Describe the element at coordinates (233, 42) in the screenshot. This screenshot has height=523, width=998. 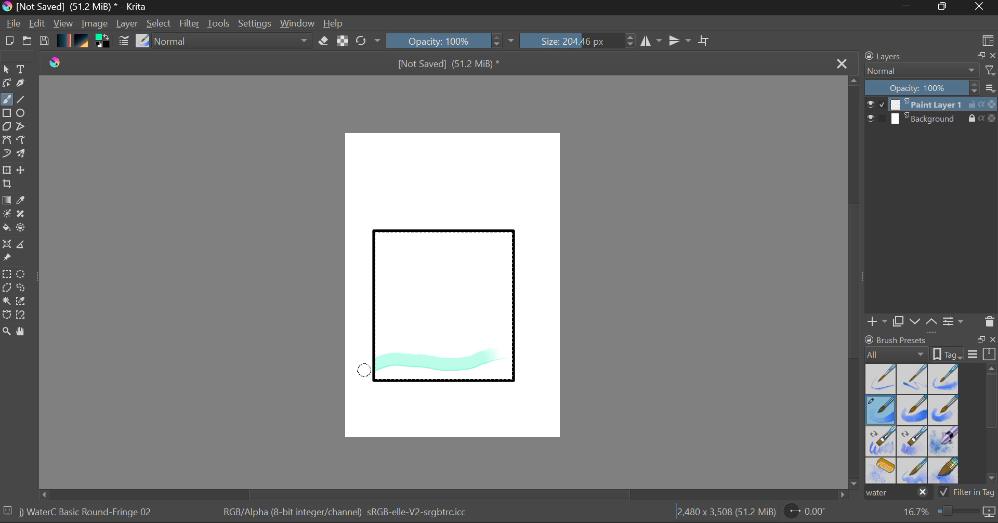
I see `Blending Tool` at that location.